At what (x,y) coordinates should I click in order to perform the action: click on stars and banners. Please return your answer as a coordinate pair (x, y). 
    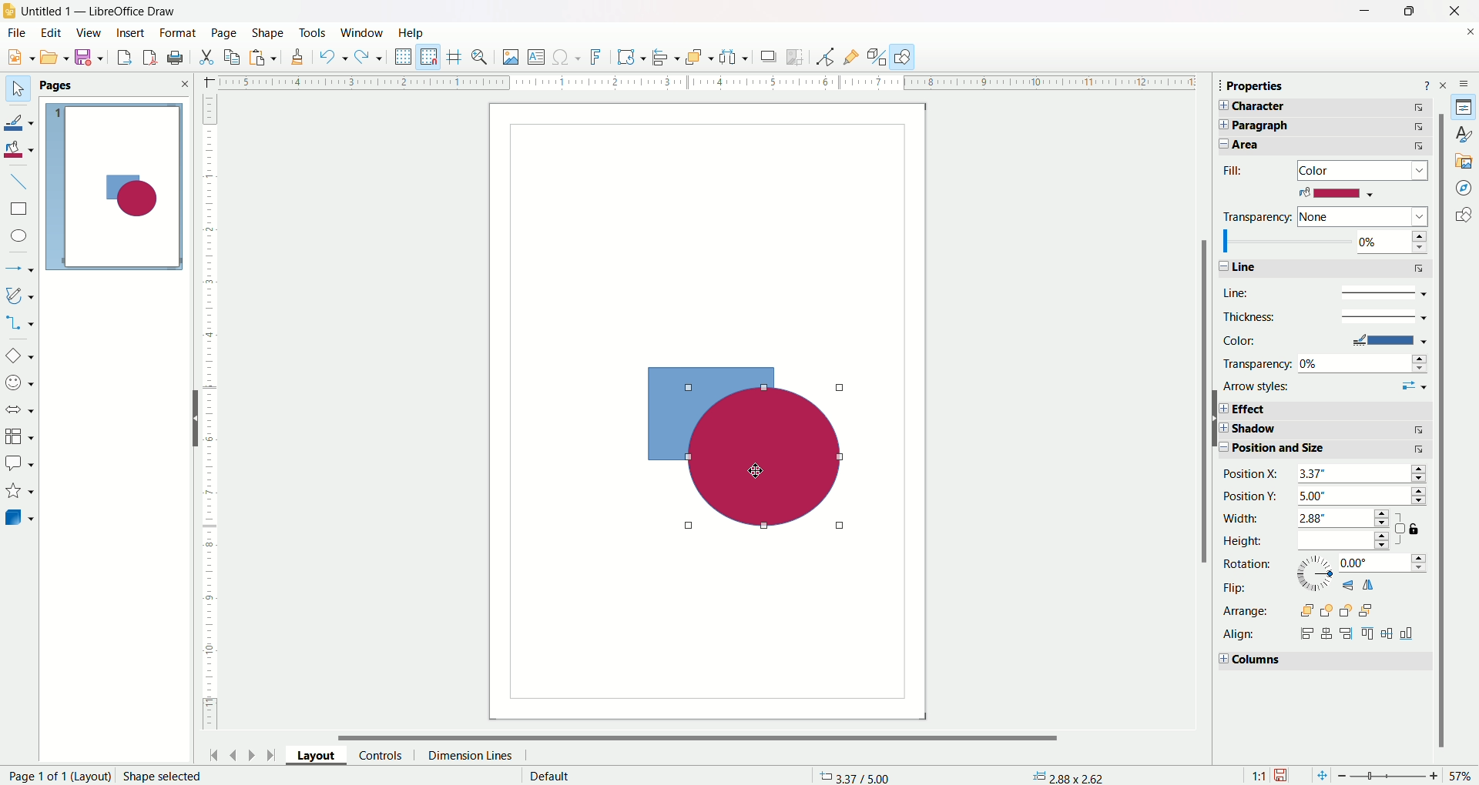
    Looking at the image, I should click on (19, 491).